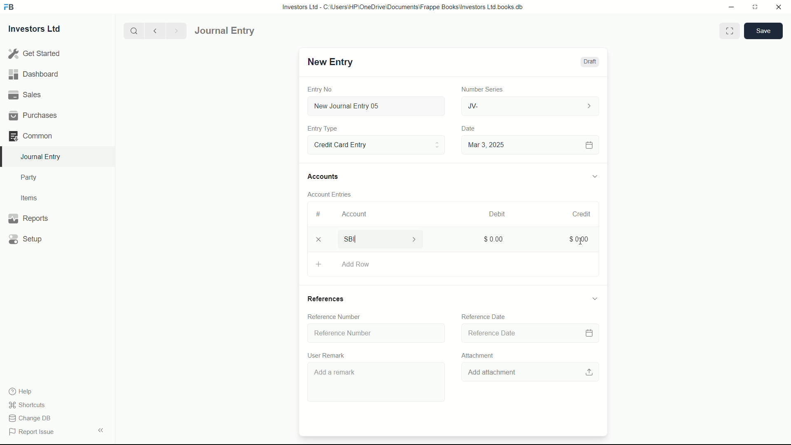 The height and width of the screenshot is (445, 791). Describe the element at coordinates (28, 217) in the screenshot. I see `Reports .` at that location.